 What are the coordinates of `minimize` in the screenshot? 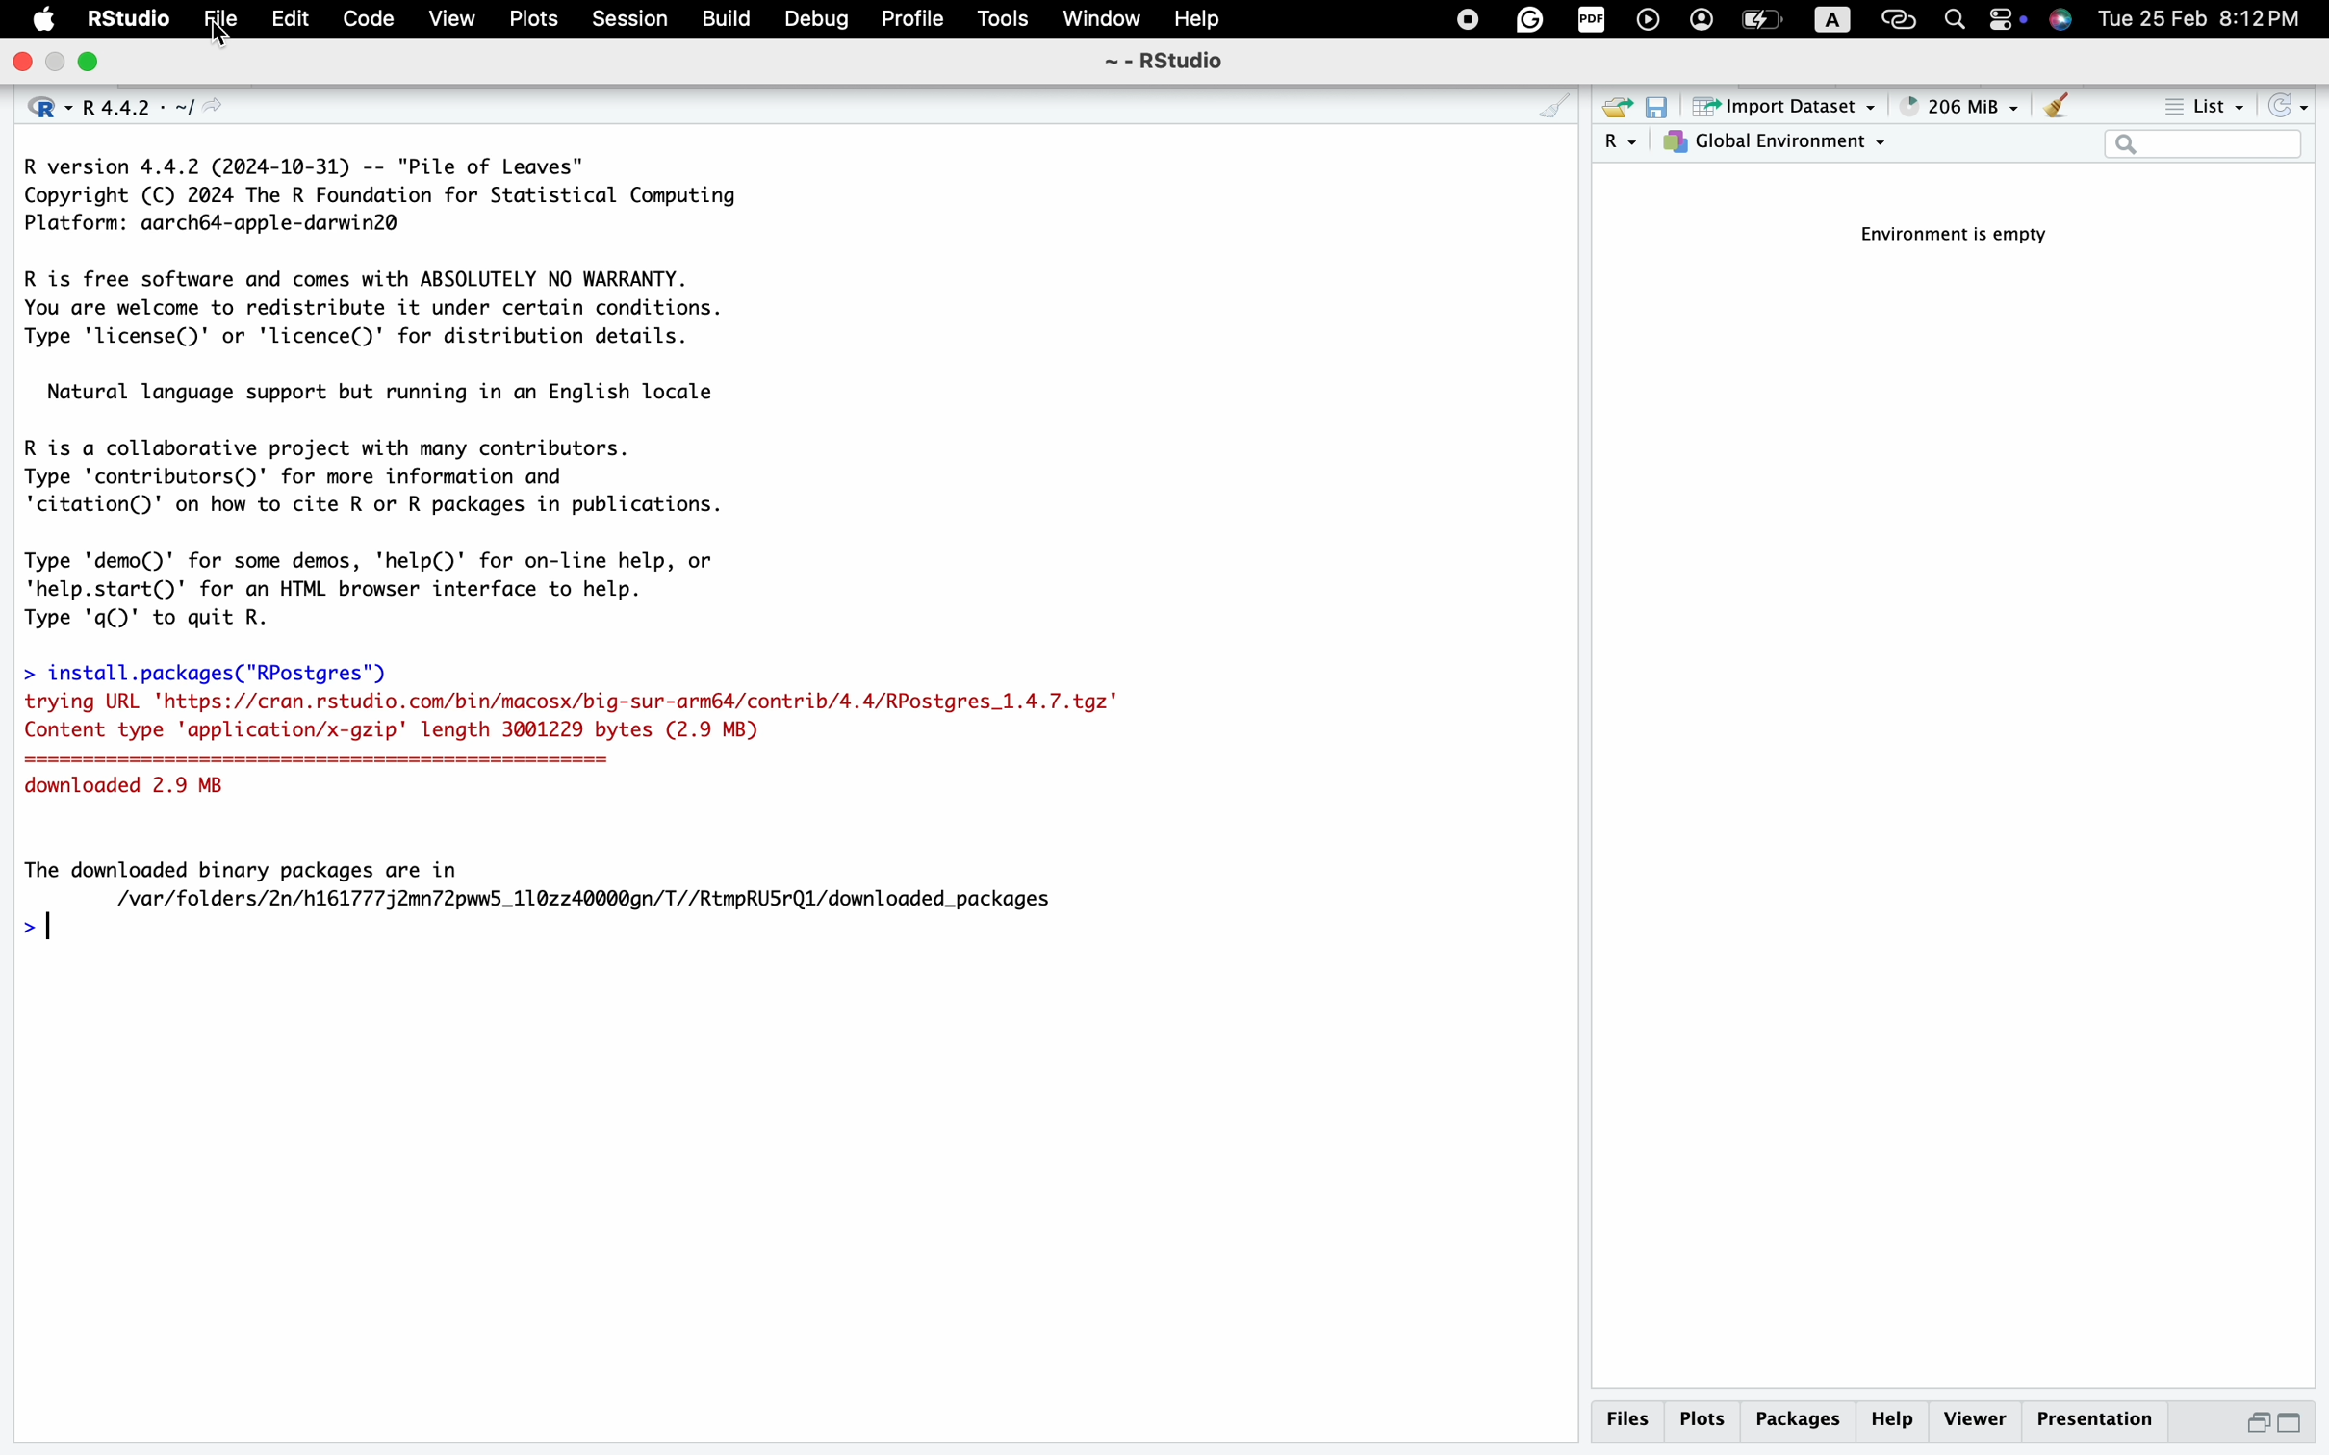 It's located at (61, 64).